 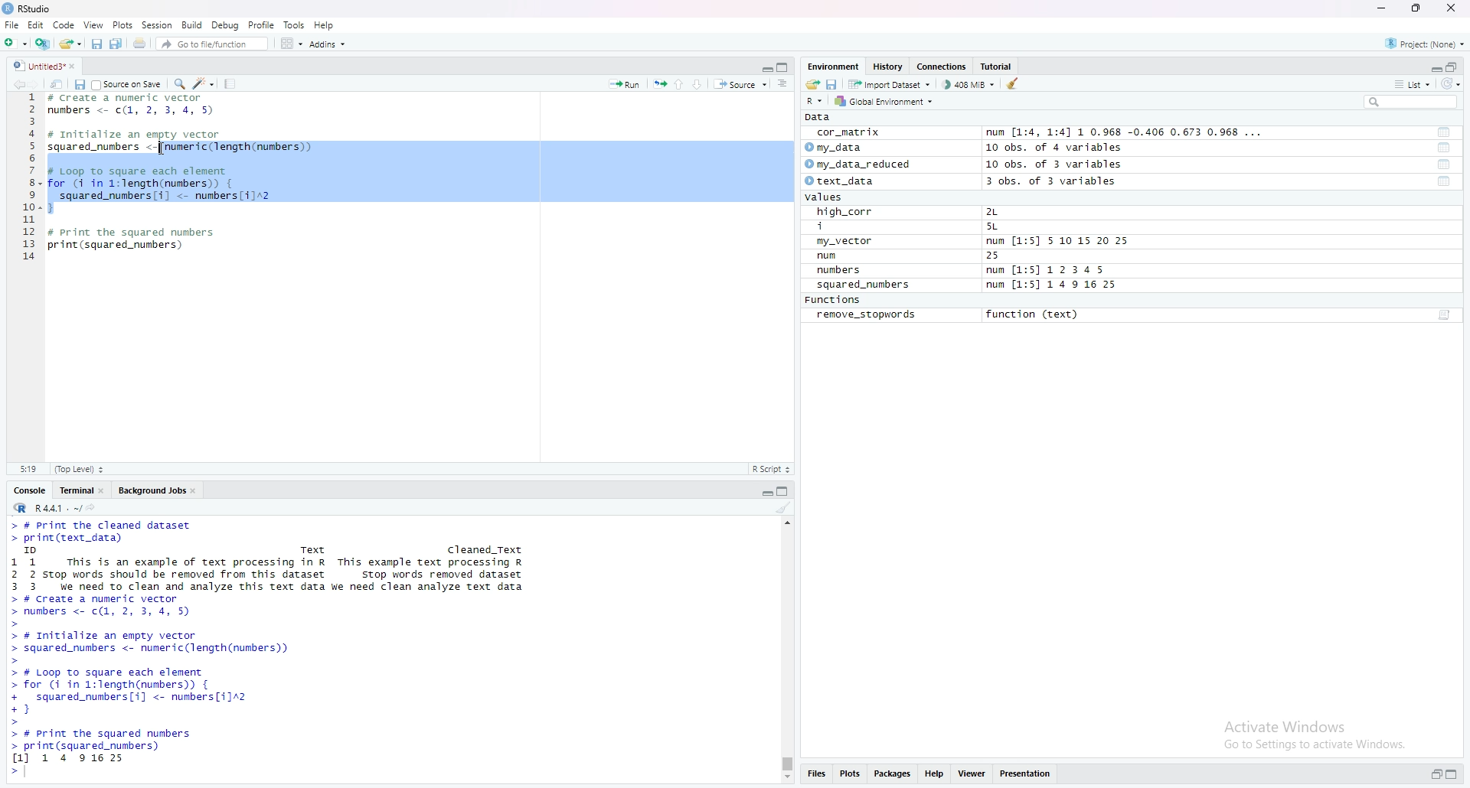 I want to click on 408 MiB, so click(x=968, y=84).